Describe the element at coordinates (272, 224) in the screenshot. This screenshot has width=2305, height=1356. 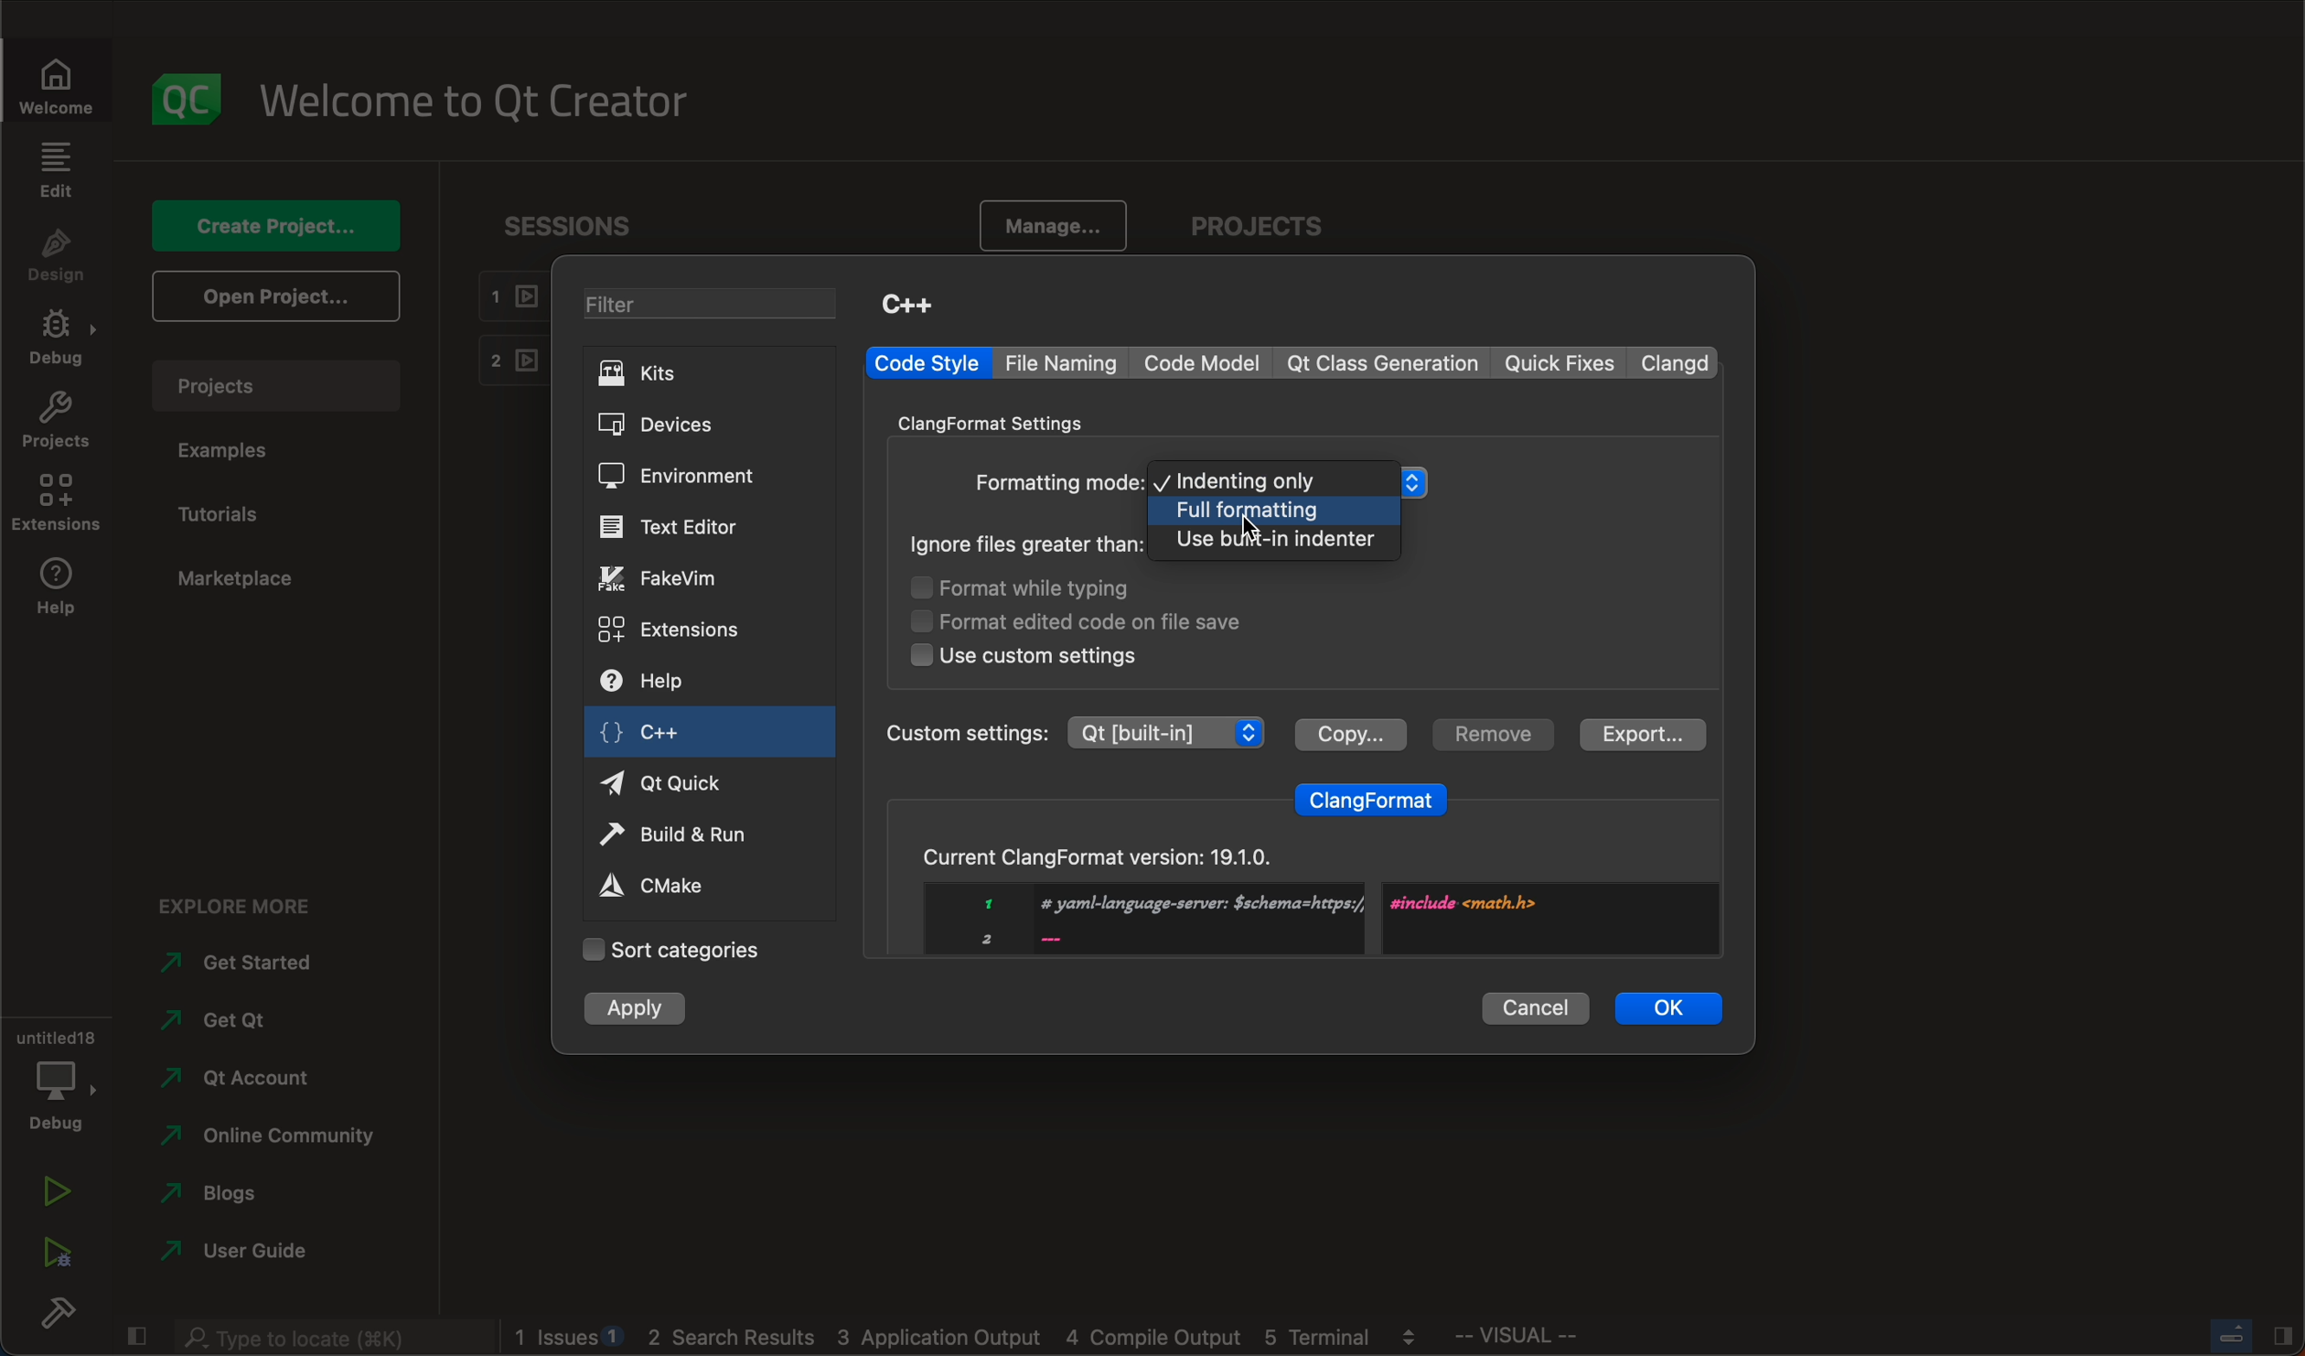
I see `create` at that location.